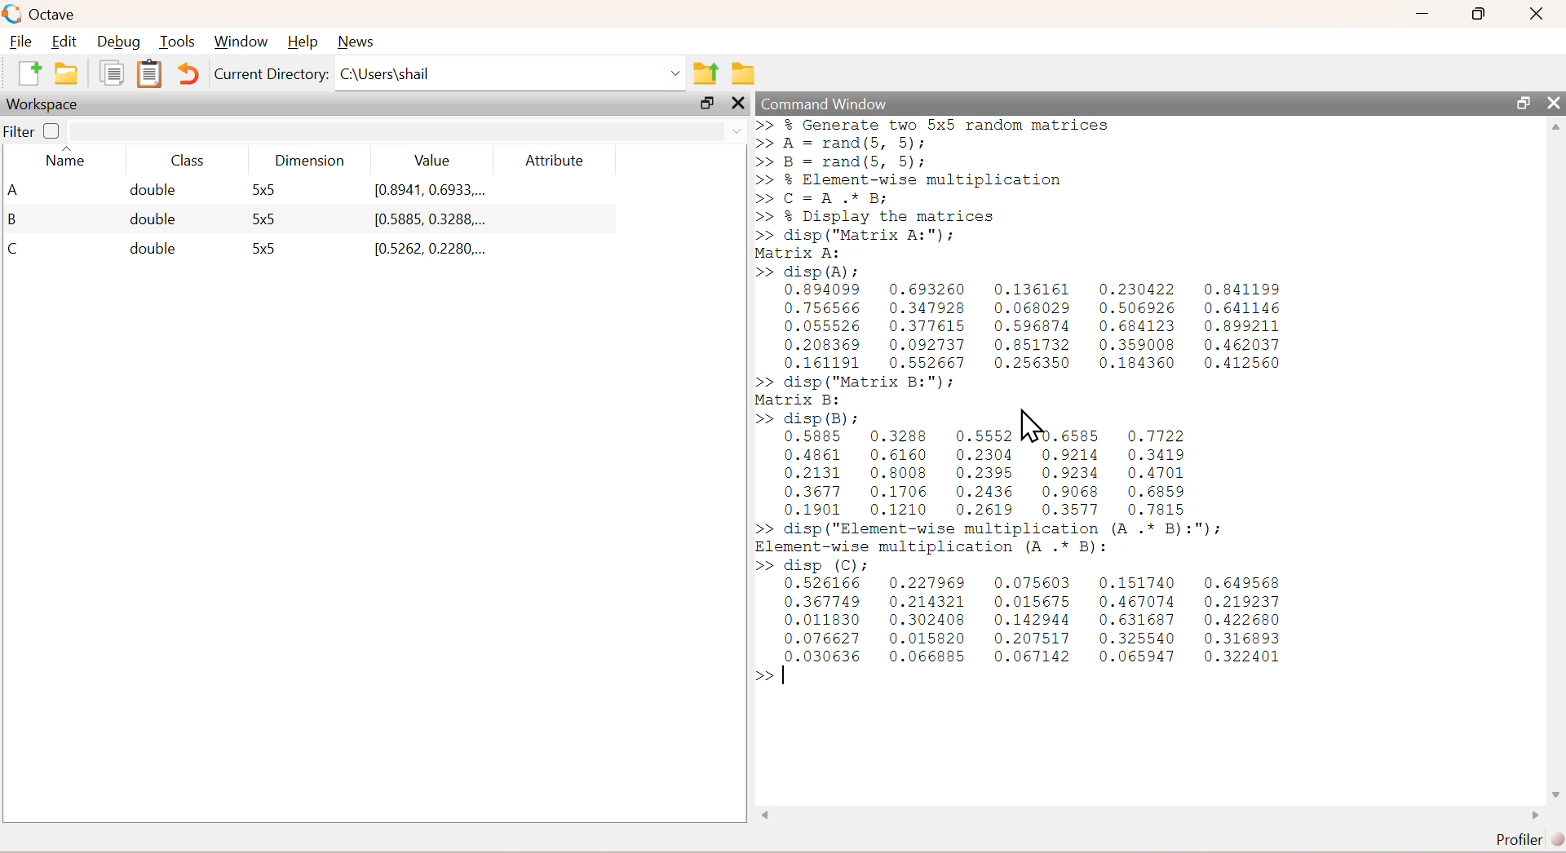 This screenshot has height=853, width=1566. Describe the element at coordinates (147, 73) in the screenshot. I see `Paste` at that location.